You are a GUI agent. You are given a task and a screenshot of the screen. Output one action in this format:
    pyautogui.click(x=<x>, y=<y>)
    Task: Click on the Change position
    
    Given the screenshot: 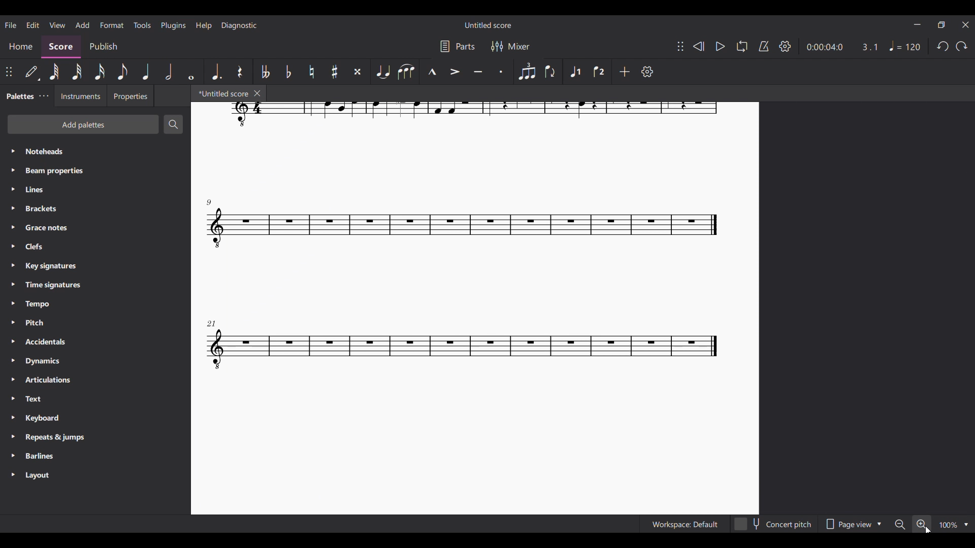 What is the action you would take?
    pyautogui.click(x=9, y=72)
    